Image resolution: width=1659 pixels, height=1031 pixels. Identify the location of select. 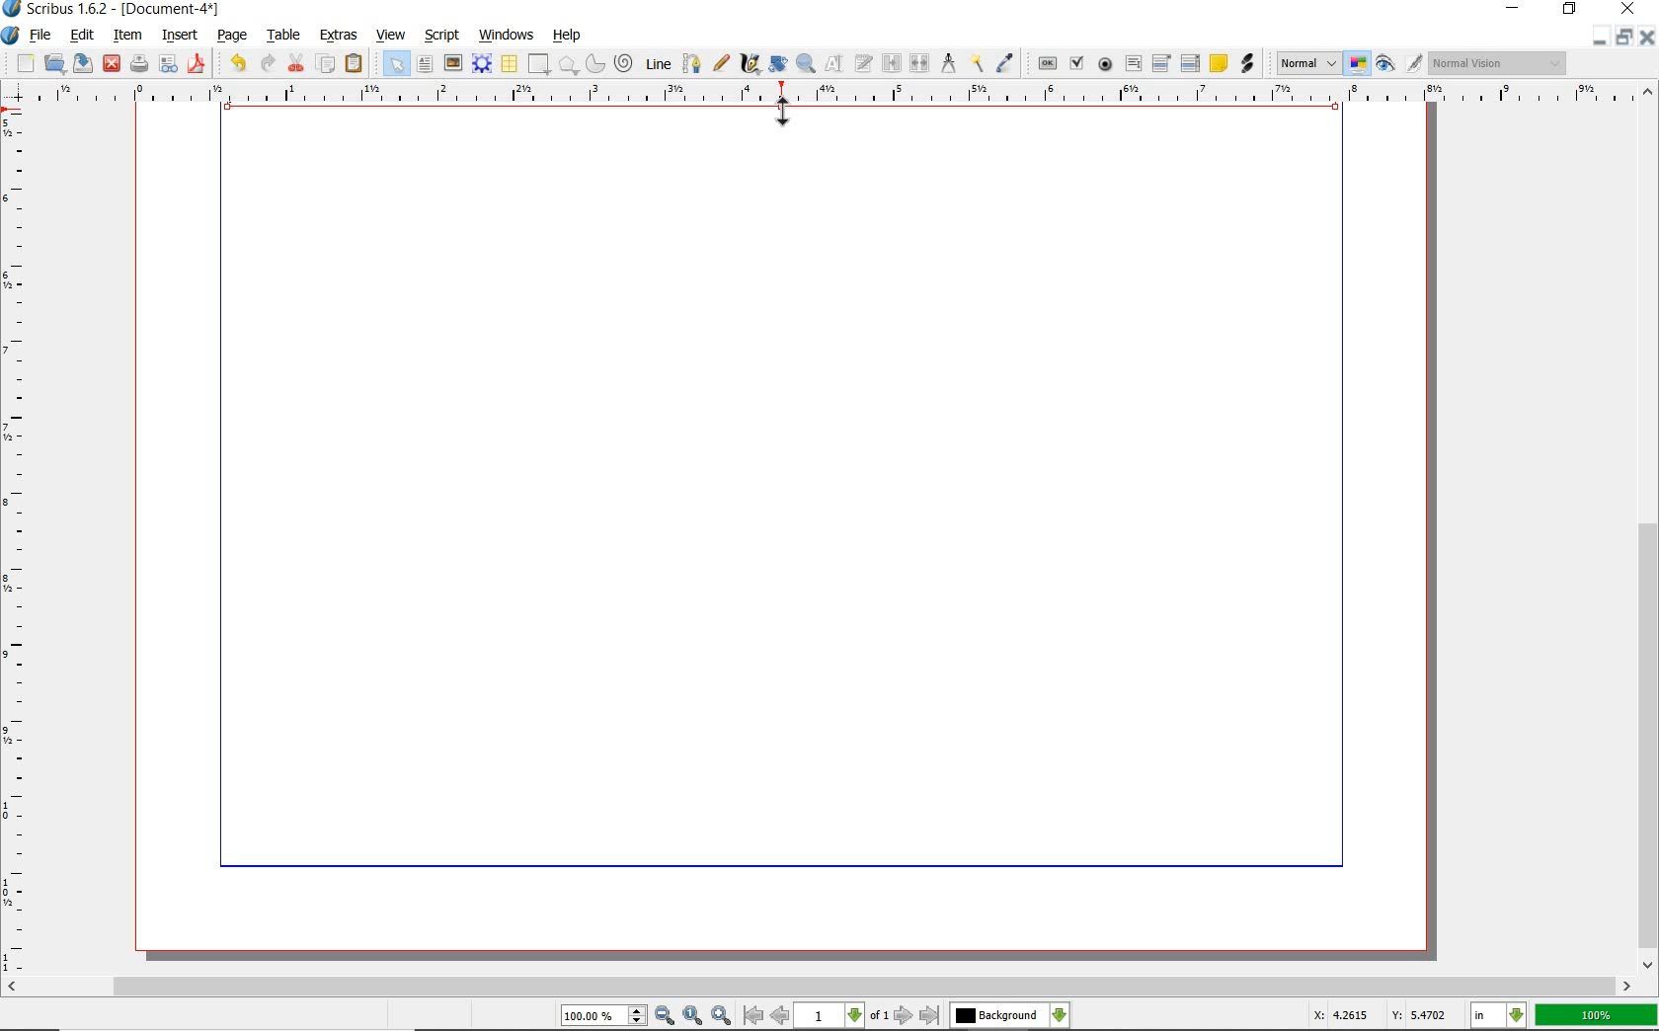
(394, 62).